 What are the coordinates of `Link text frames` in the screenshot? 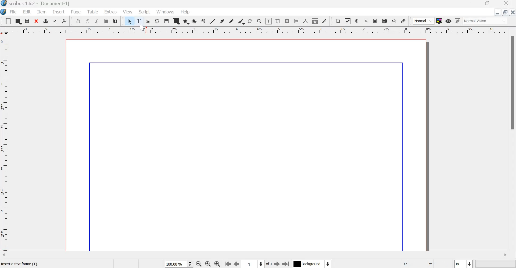 It's located at (287, 21).